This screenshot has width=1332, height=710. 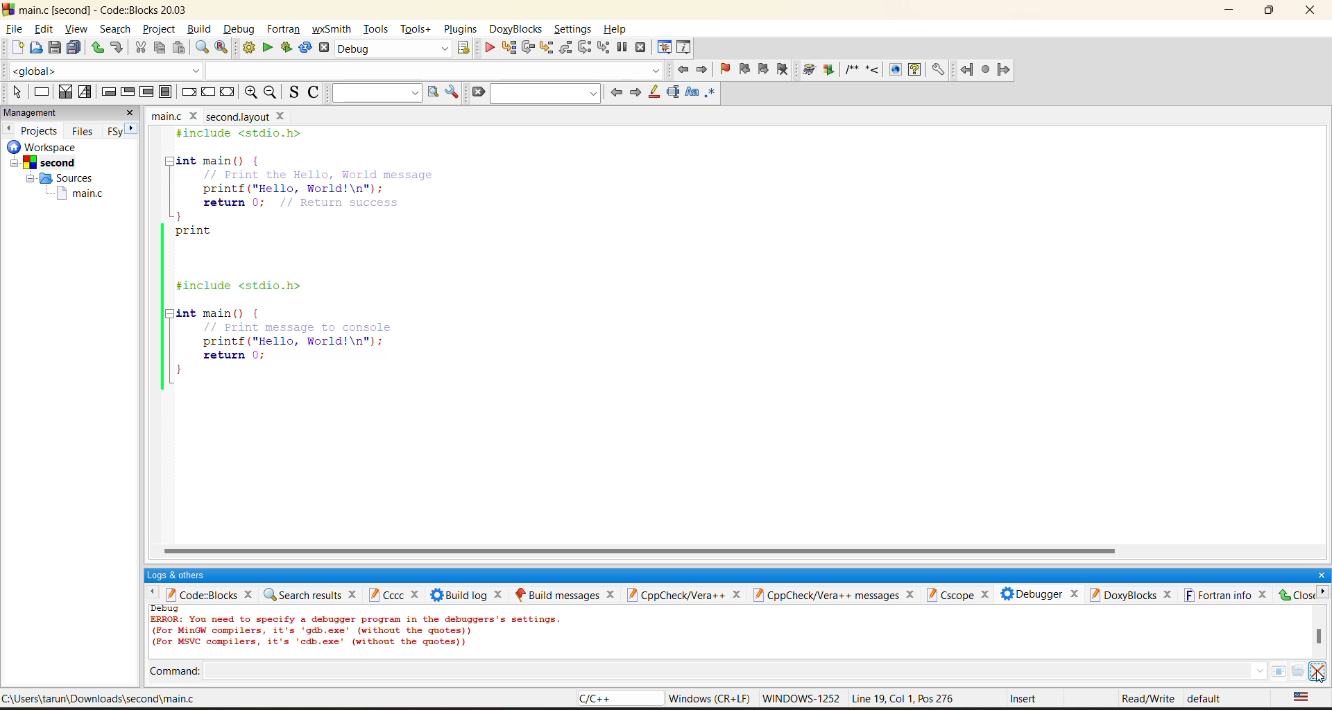 I want to click on build, so click(x=248, y=46).